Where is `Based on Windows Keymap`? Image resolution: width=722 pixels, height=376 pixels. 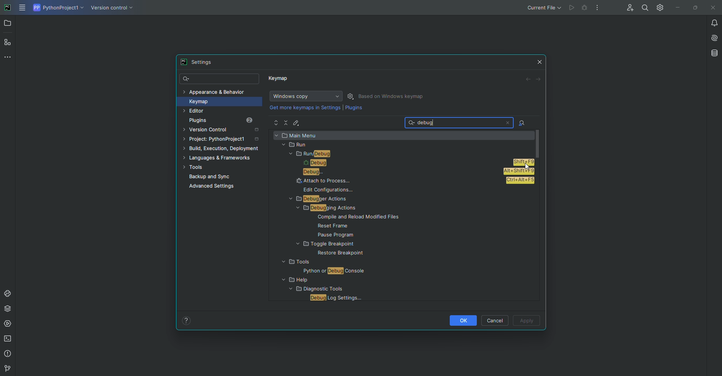
Based on Windows Keymap is located at coordinates (393, 96).